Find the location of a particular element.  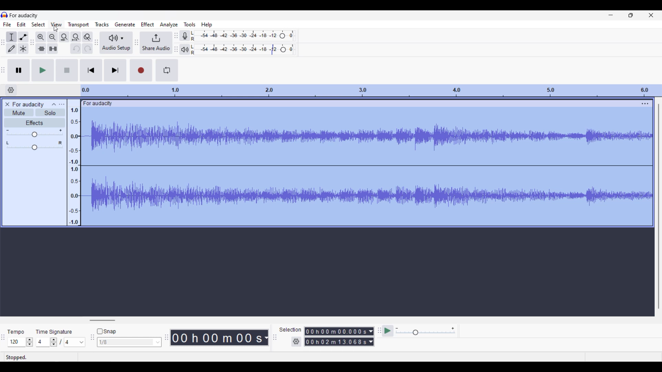

Tempo settings is located at coordinates (21, 342).